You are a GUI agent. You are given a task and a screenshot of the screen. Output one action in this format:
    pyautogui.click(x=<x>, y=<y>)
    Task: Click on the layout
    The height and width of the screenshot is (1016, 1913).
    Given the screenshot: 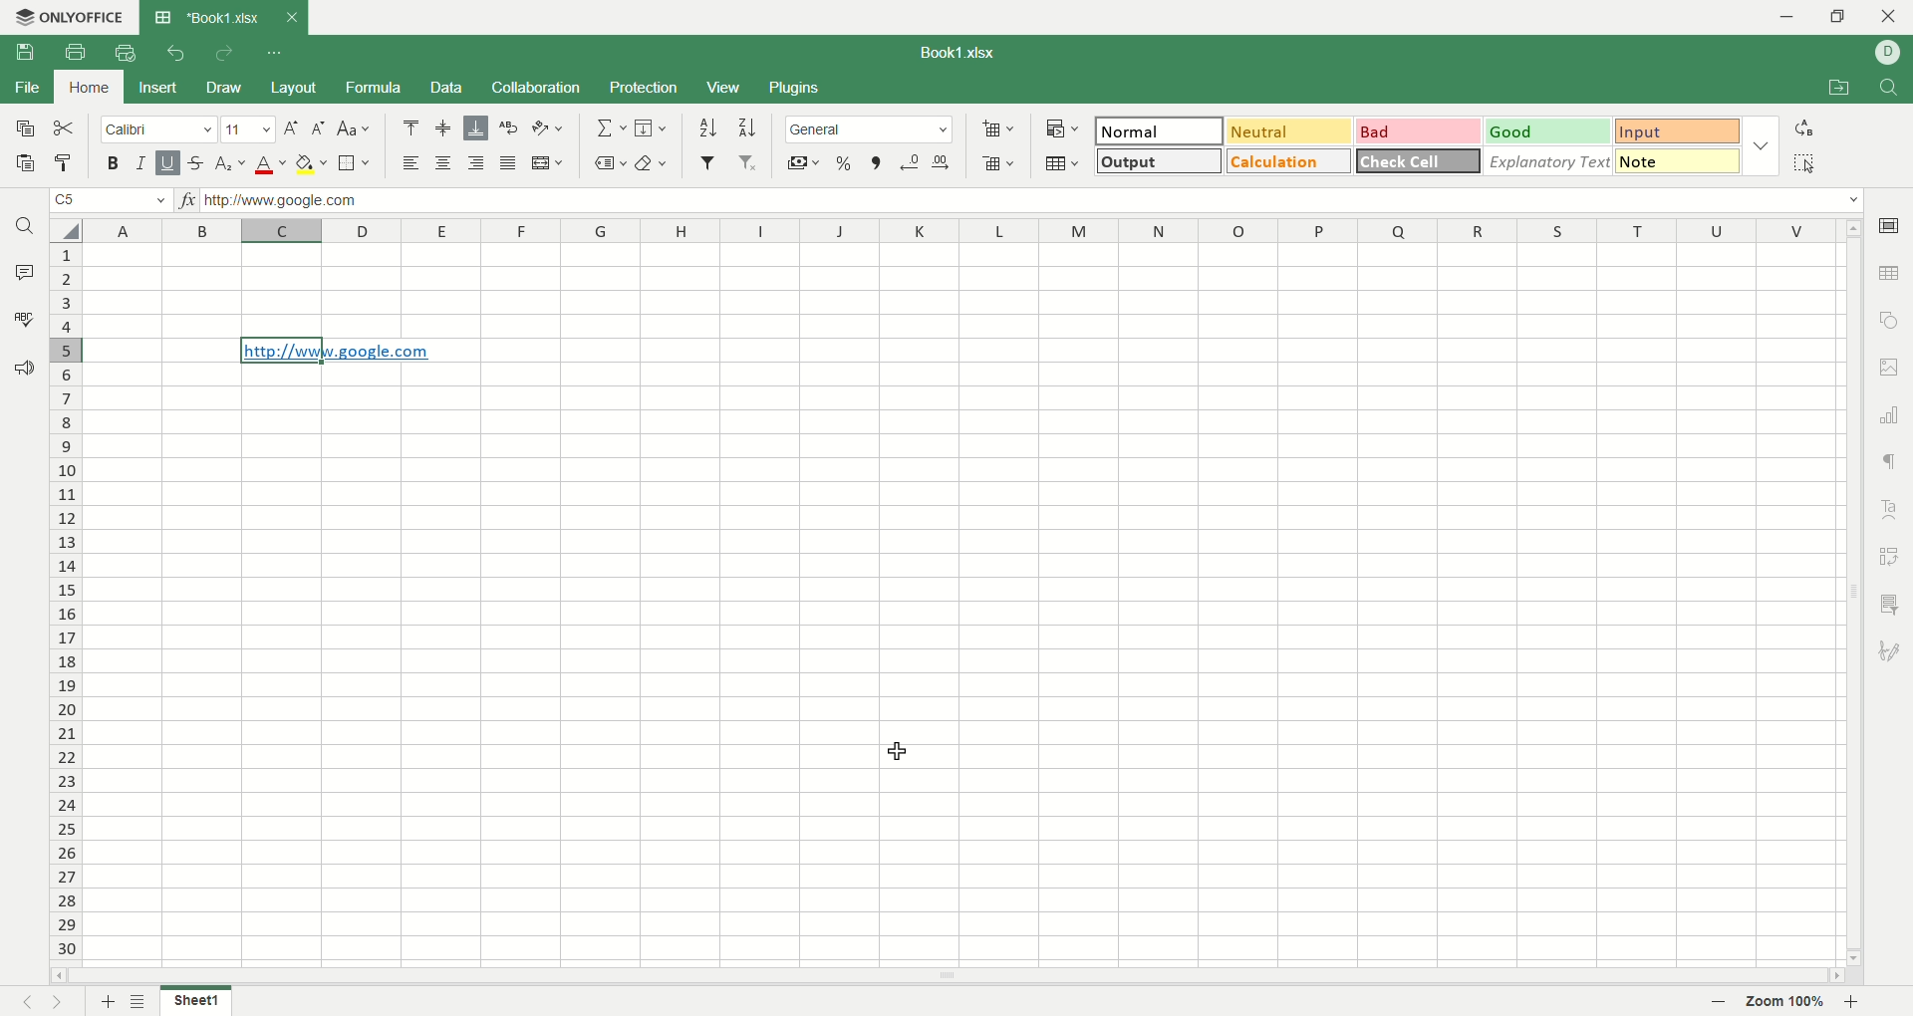 What is the action you would take?
    pyautogui.click(x=295, y=87)
    